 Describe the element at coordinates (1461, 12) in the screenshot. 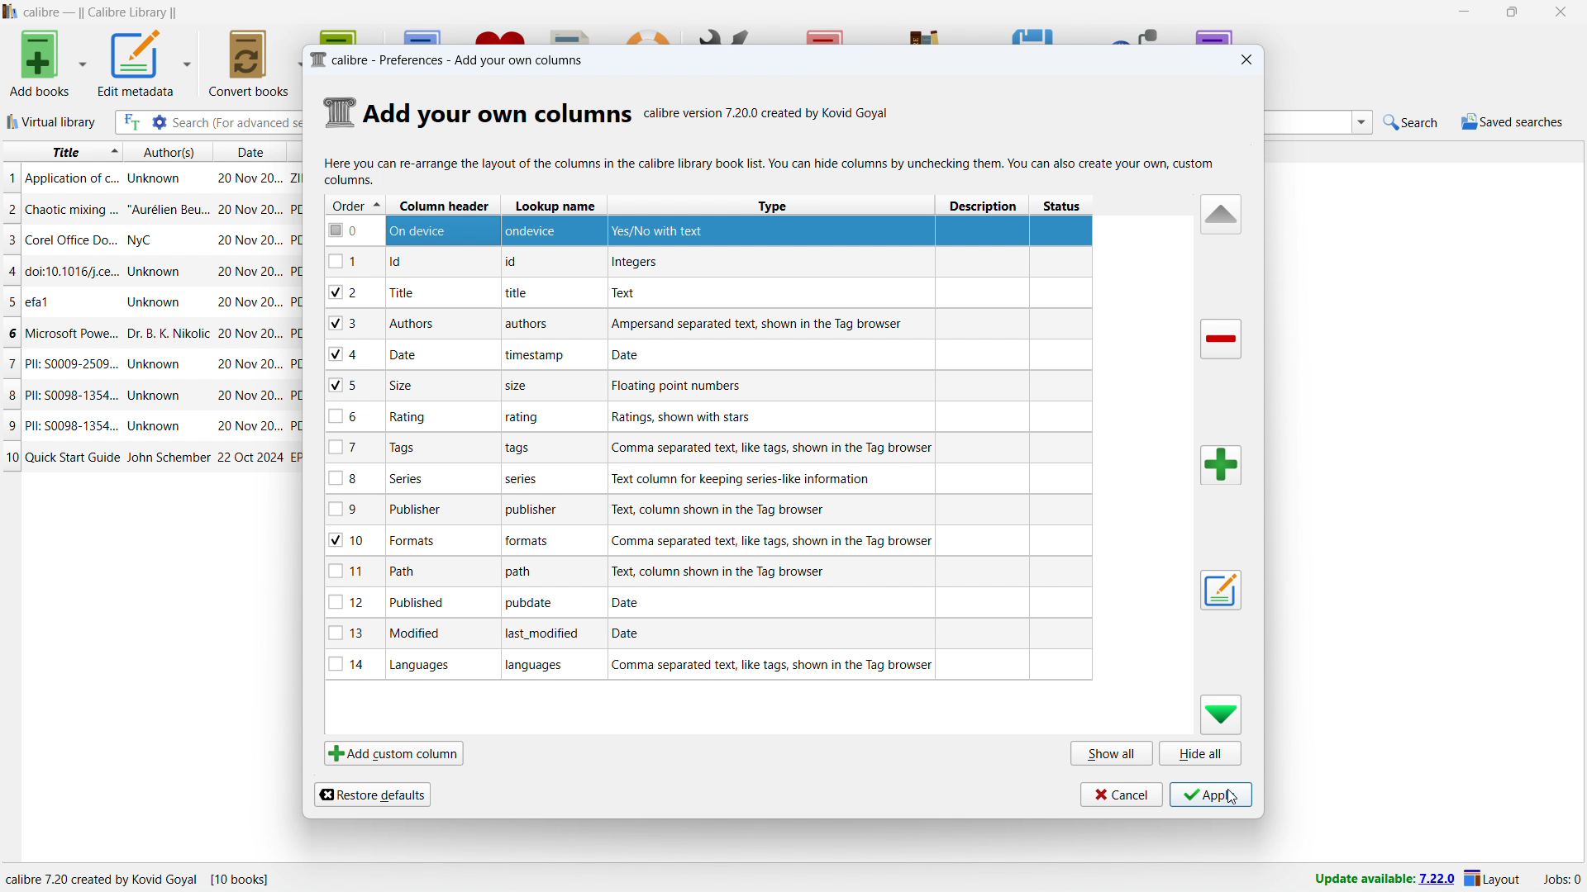

I see `minimize` at that location.